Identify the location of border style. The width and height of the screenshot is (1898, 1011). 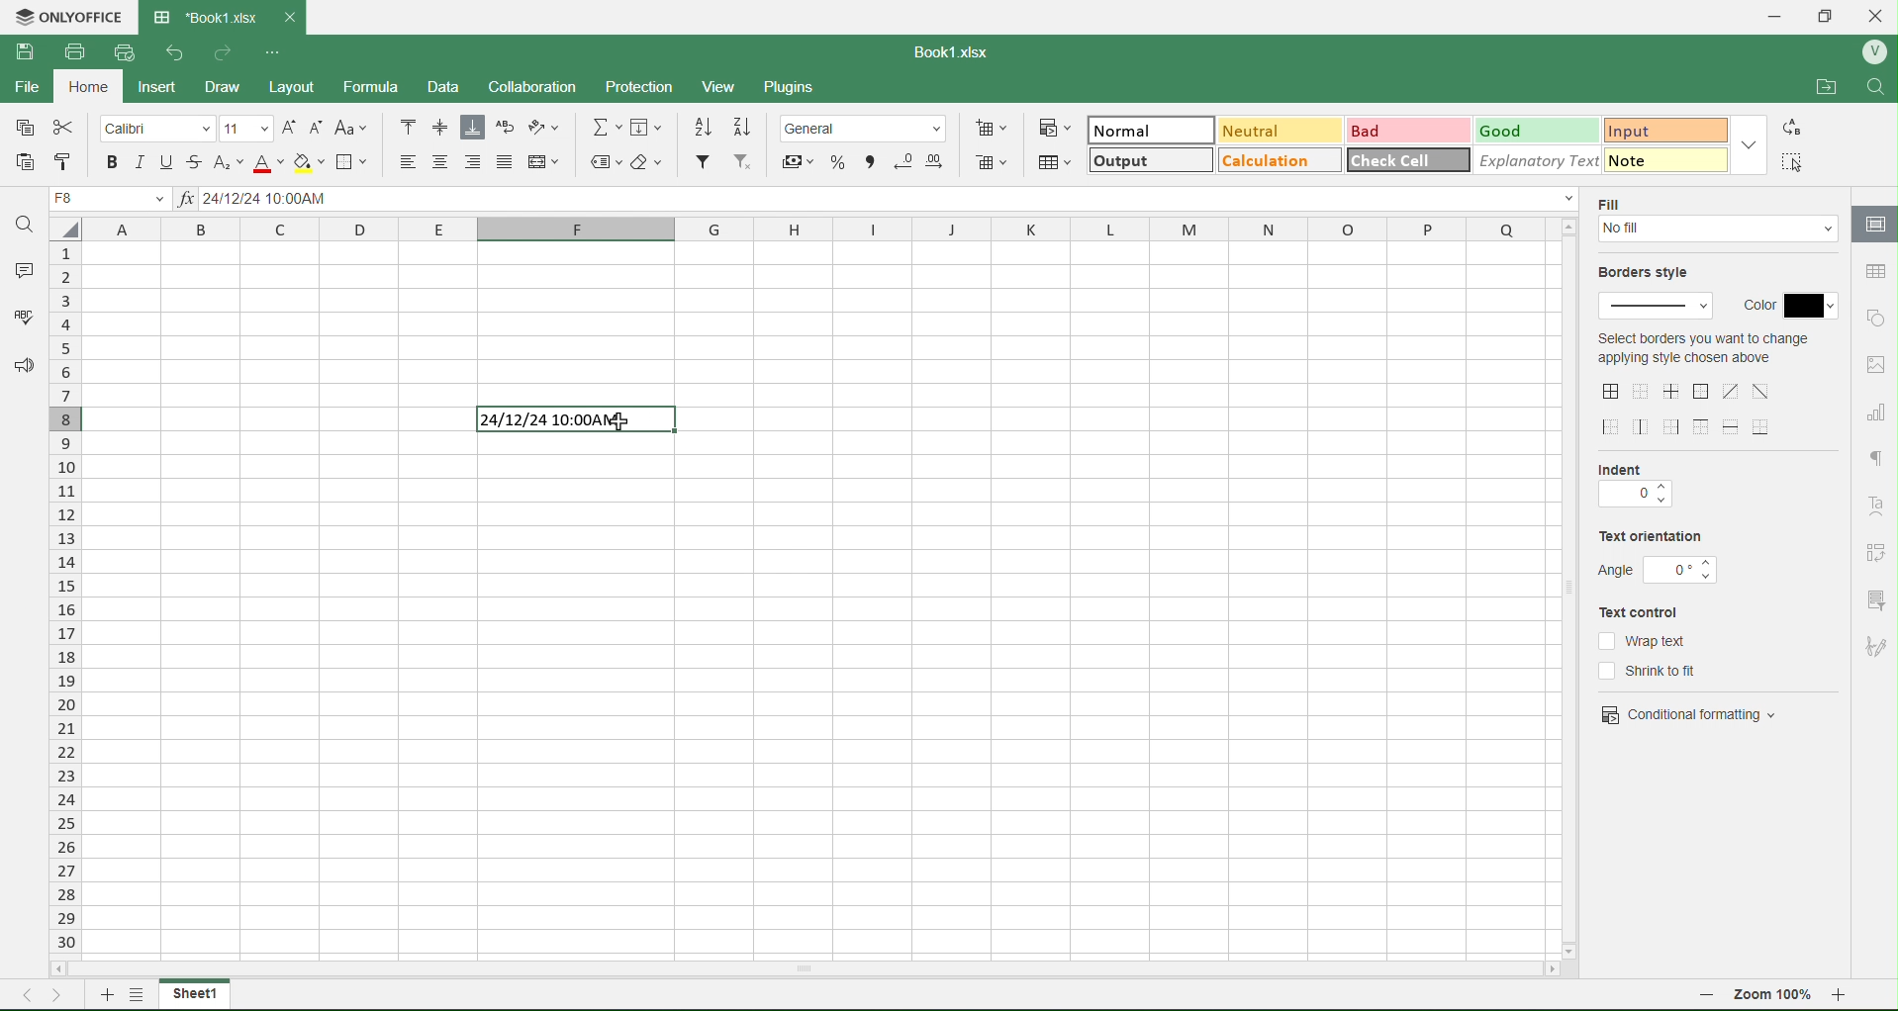
(1659, 308).